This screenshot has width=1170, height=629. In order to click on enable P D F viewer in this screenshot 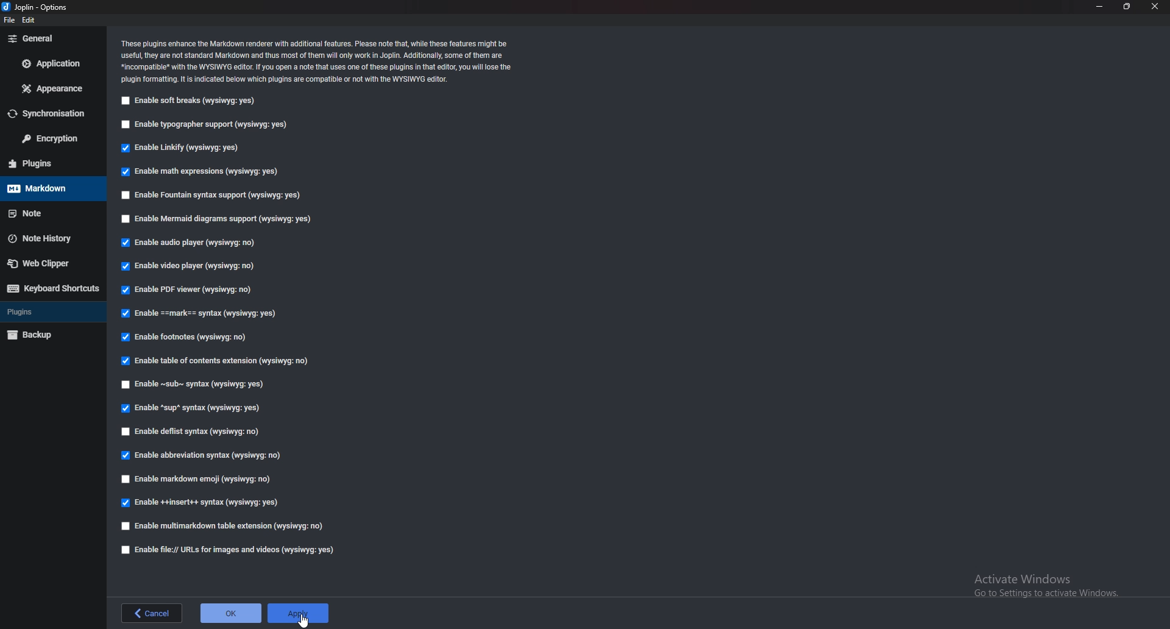, I will do `click(186, 288)`.